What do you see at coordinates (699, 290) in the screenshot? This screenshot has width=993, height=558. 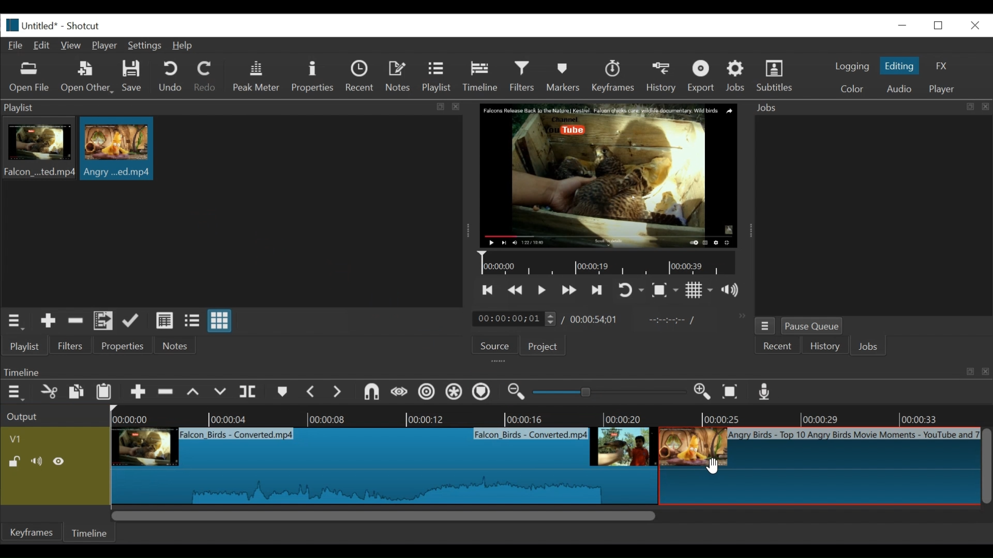 I see `Toggle display grid on player` at bounding box center [699, 290].